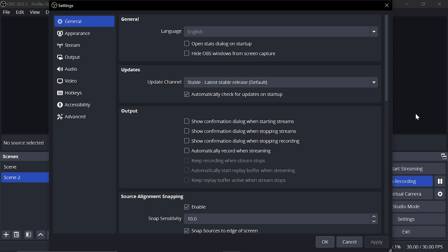  Describe the element at coordinates (281, 218) in the screenshot. I see `10.0` at that location.